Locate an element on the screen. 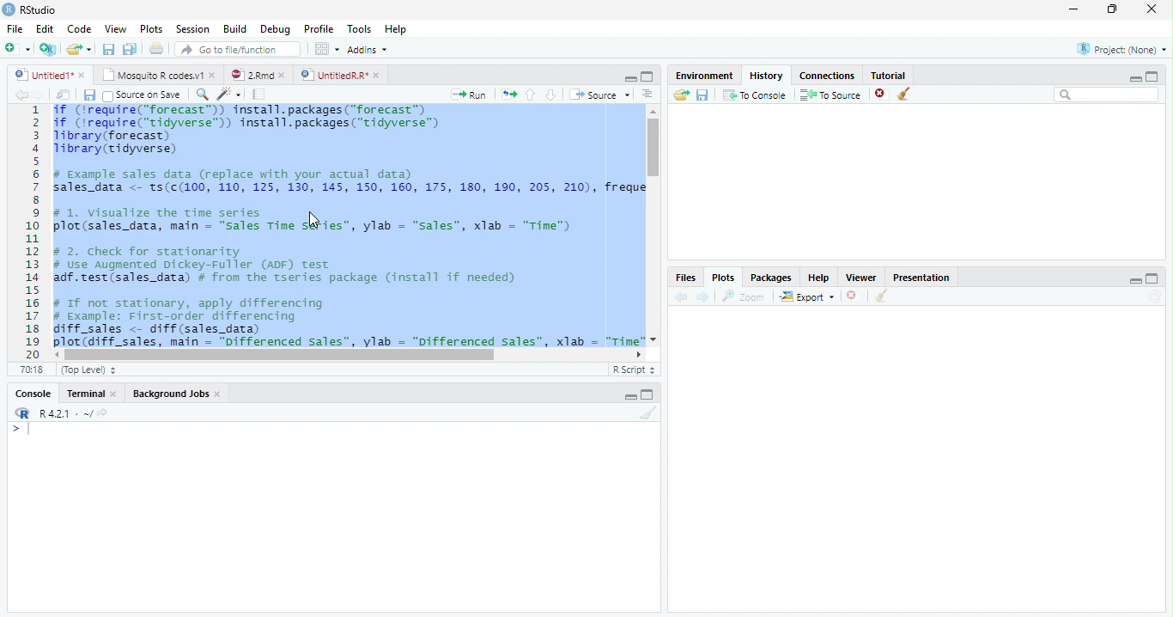 Image resolution: width=1173 pixels, height=617 pixels. Previous is located at coordinates (19, 95).